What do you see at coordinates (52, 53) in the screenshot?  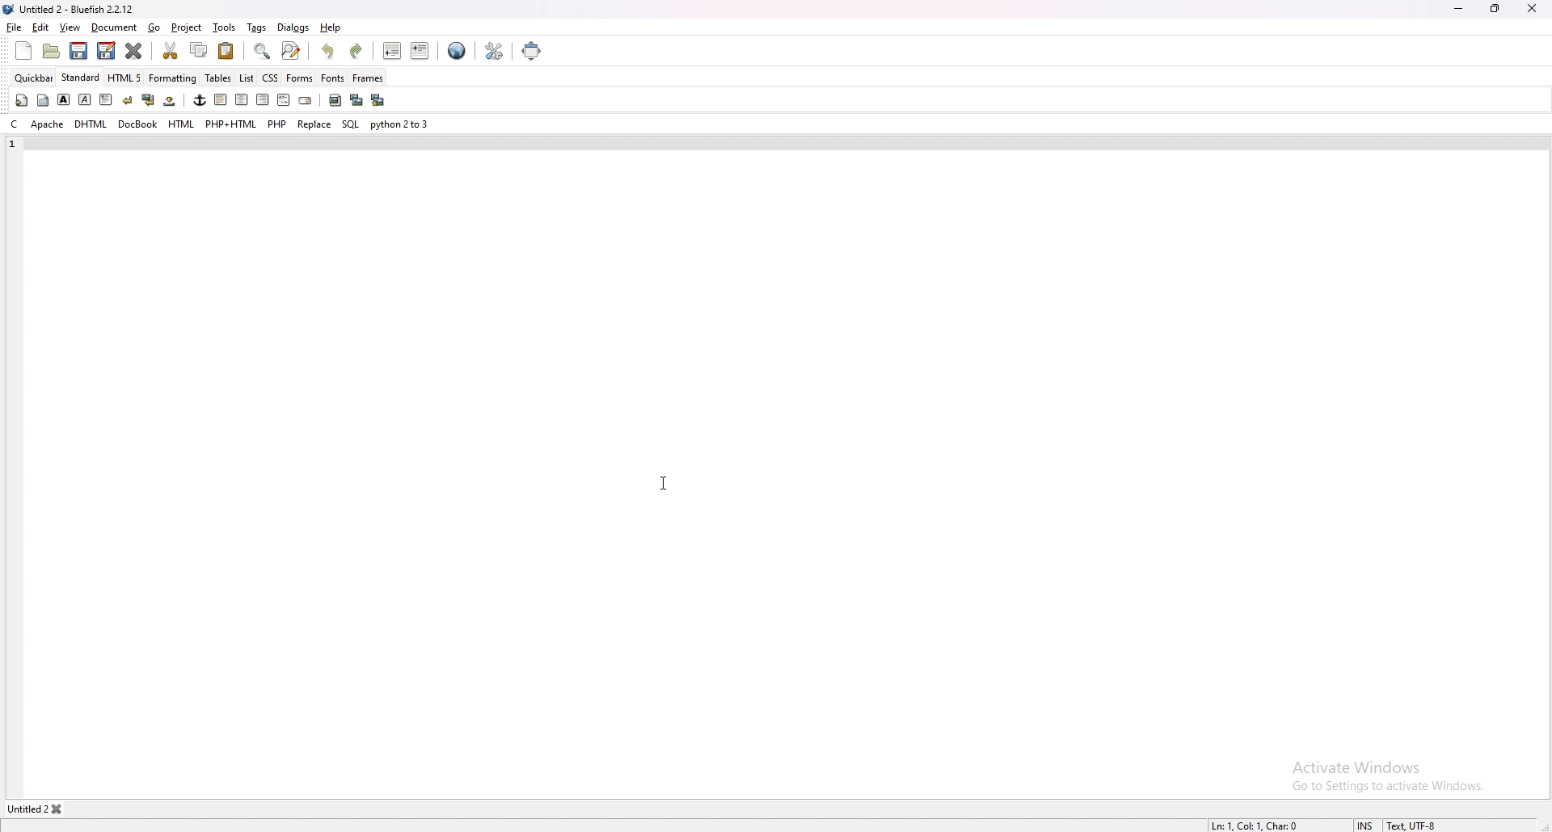 I see `open` at bounding box center [52, 53].